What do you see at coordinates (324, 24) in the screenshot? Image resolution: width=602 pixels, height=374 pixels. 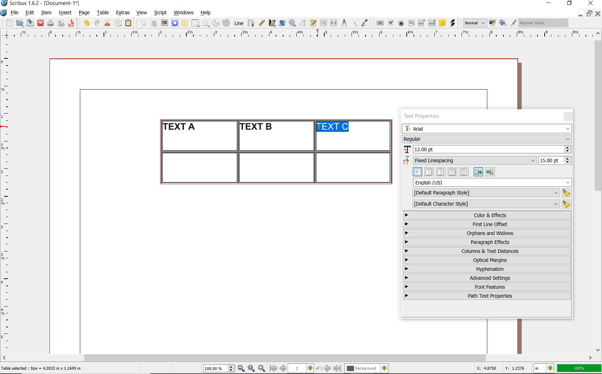 I see `link text frames` at bounding box center [324, 24].